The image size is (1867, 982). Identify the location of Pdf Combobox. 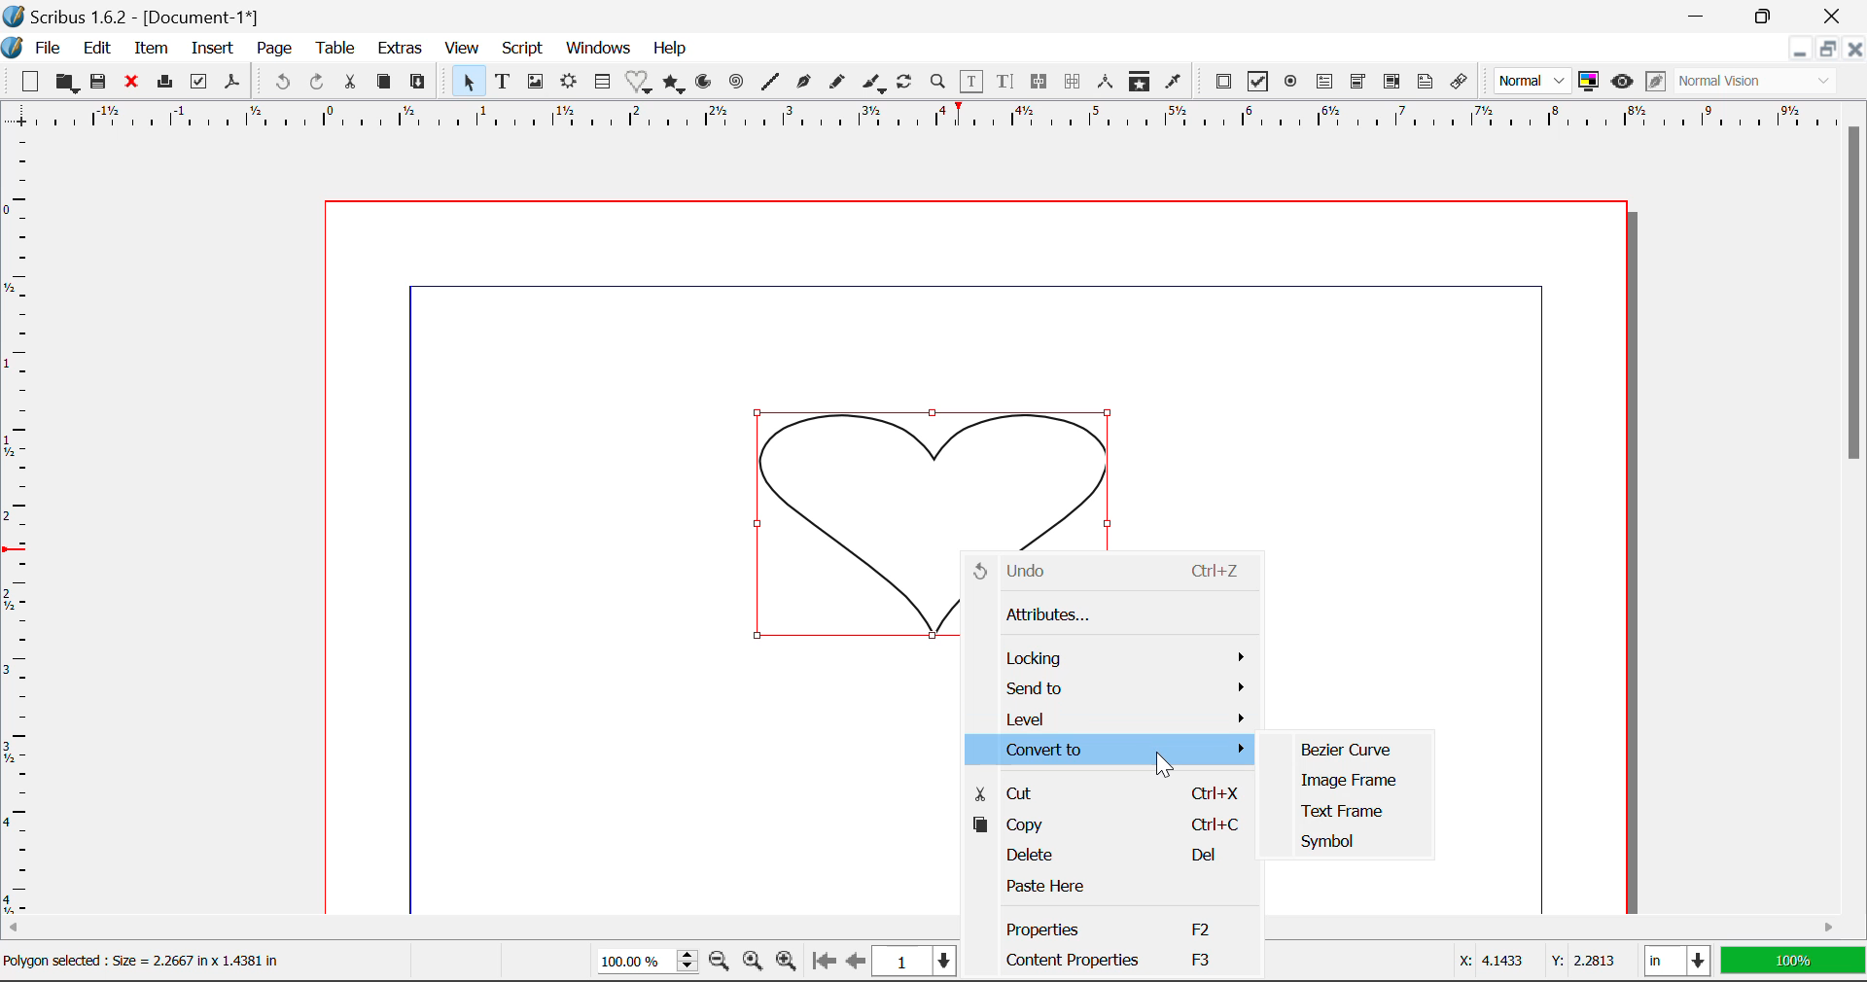
(1359, 84).